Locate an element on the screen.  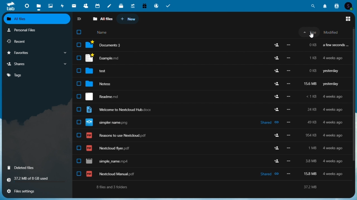
Modified is located at coordinates (335, 32).